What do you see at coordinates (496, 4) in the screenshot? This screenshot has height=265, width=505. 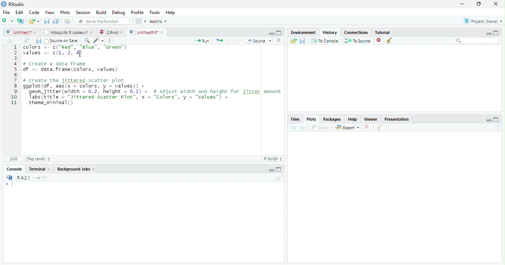 I see `close` at bounding box center [496, 4].